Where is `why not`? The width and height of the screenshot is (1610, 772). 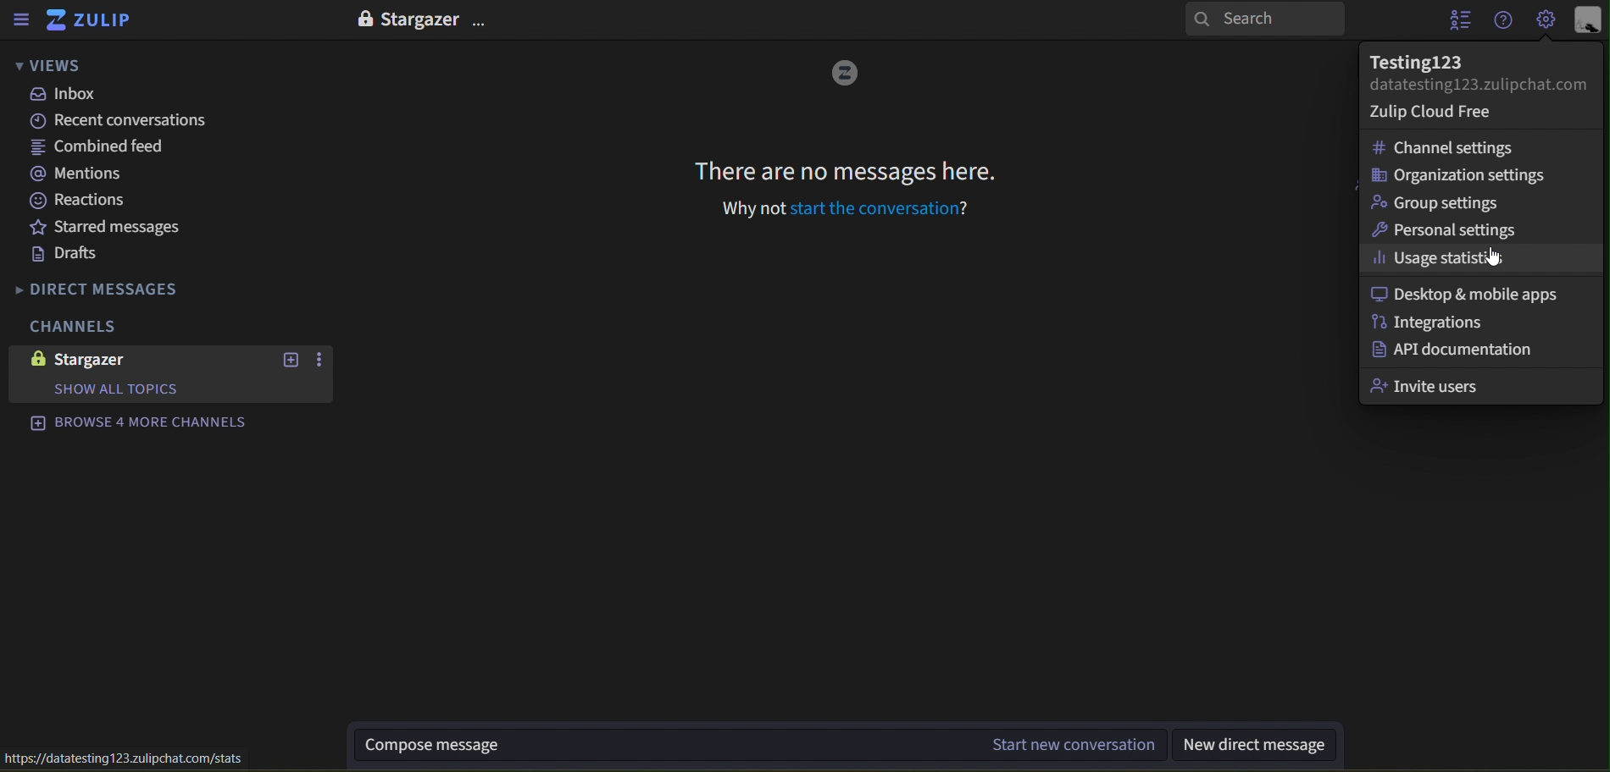 why not is located at coordinates (751, 211).